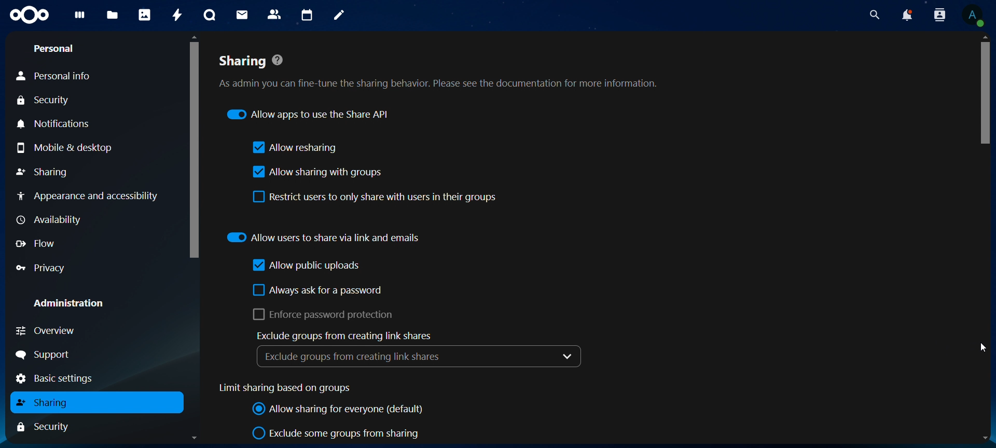 The image size is (996, 448). I want to click on notifications, so click(906, 16).